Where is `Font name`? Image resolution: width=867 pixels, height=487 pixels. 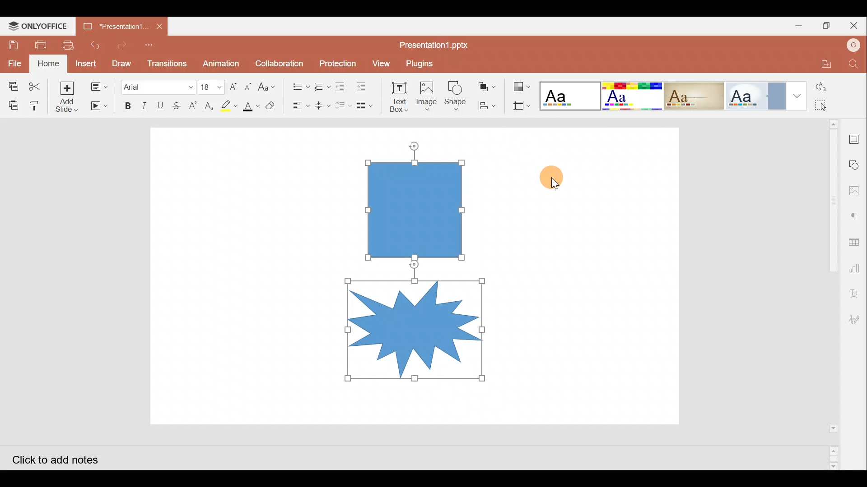 Font name is located at coordinates (157, 84).